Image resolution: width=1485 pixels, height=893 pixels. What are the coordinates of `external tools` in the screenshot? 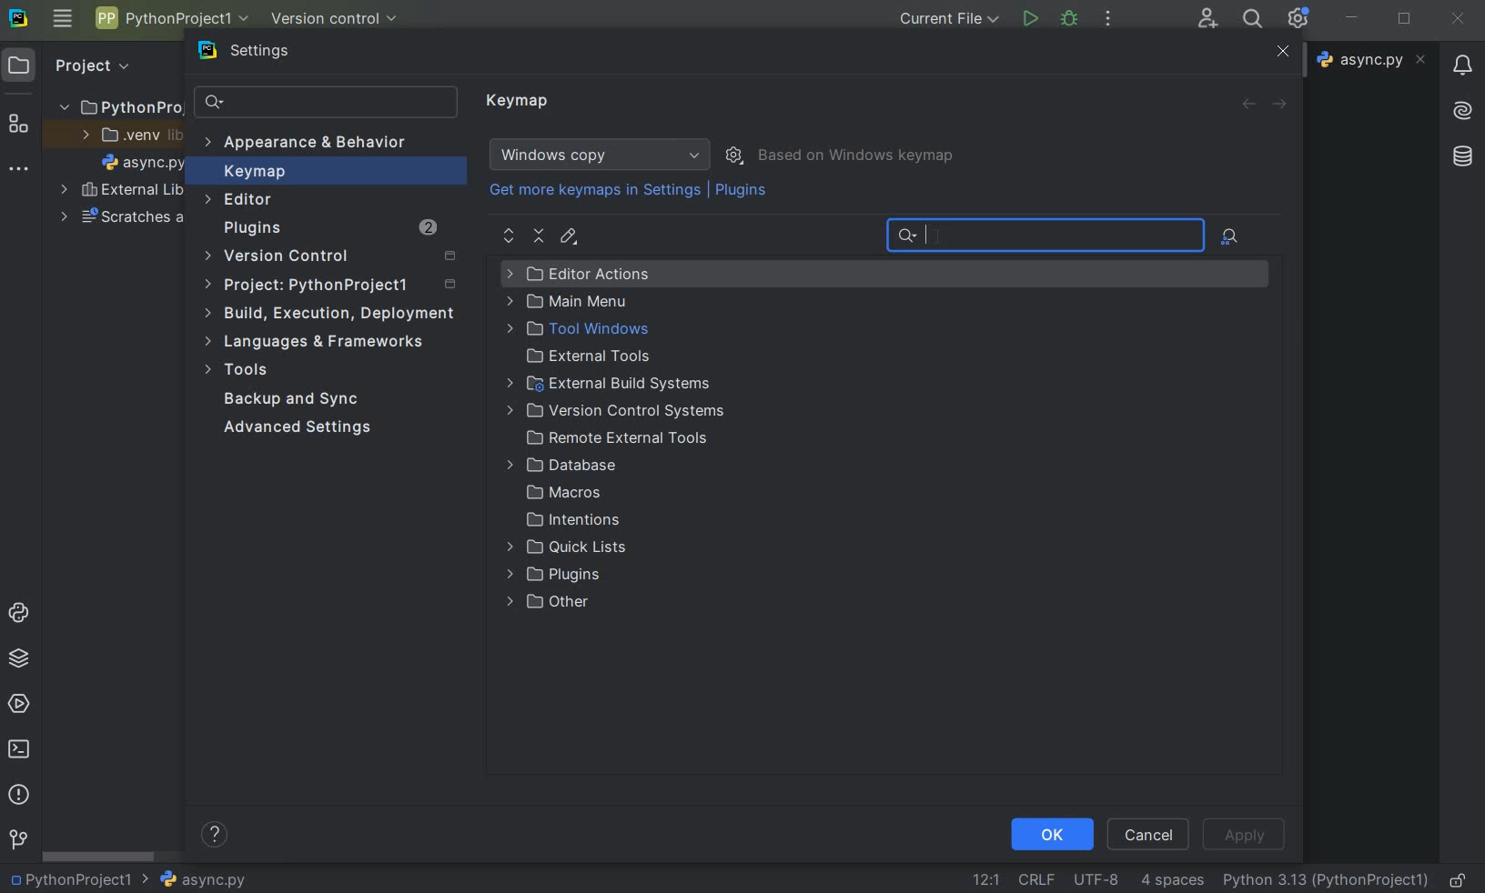 It's located at (575, 356).